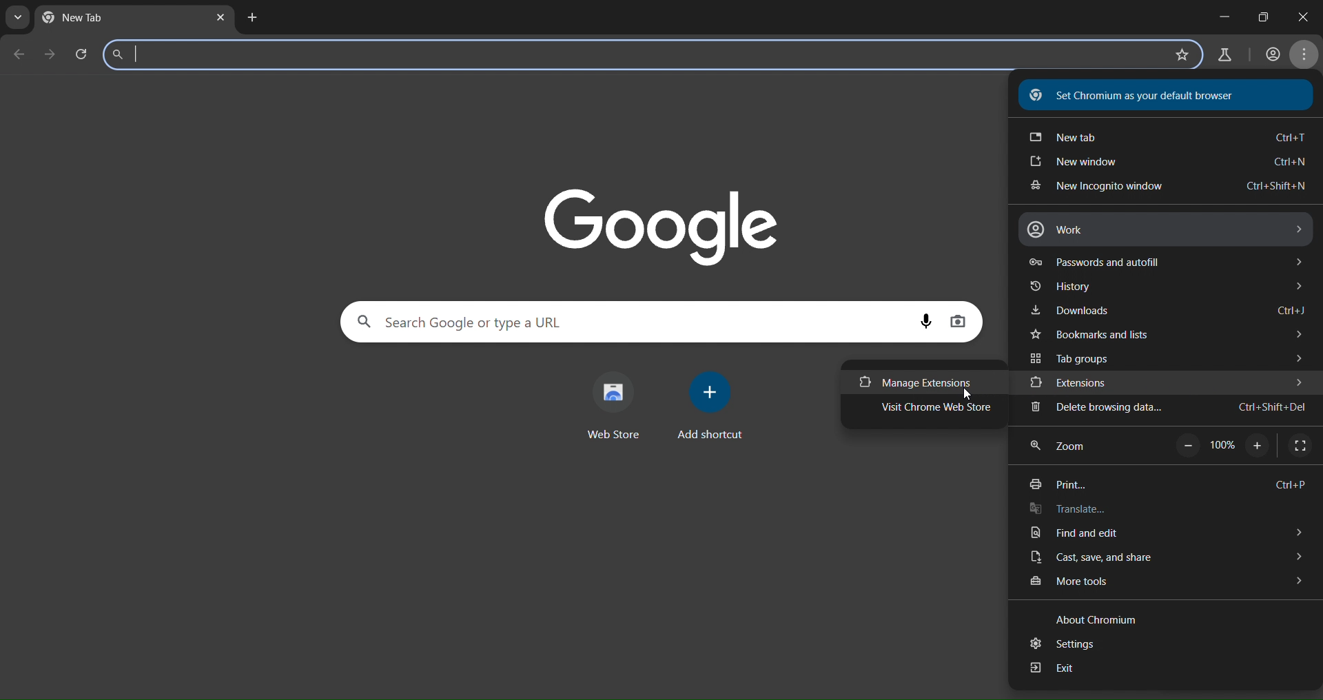 This screenshot has height=700, width=1323. Describe the element at coordinates (1221, 55) in the screenshot. I see `search labs` at that location.